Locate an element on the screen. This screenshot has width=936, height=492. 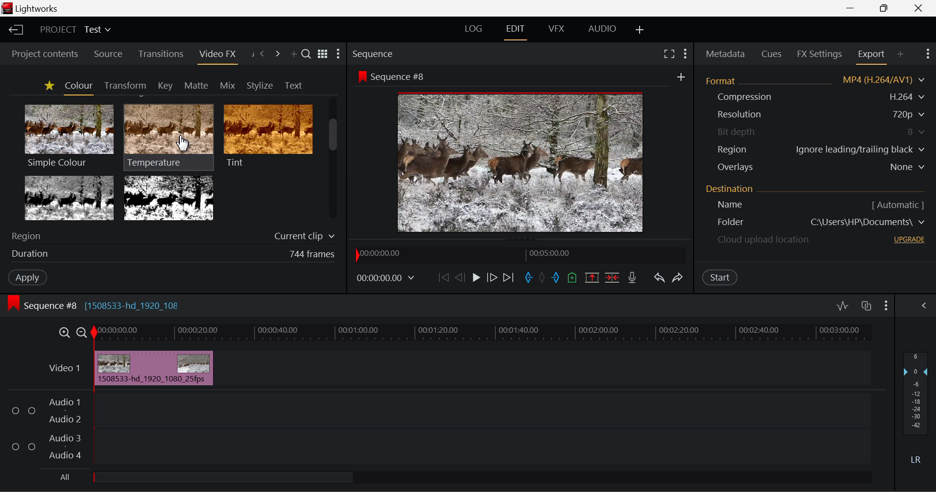
Undo is located at coordinates (658, 277).